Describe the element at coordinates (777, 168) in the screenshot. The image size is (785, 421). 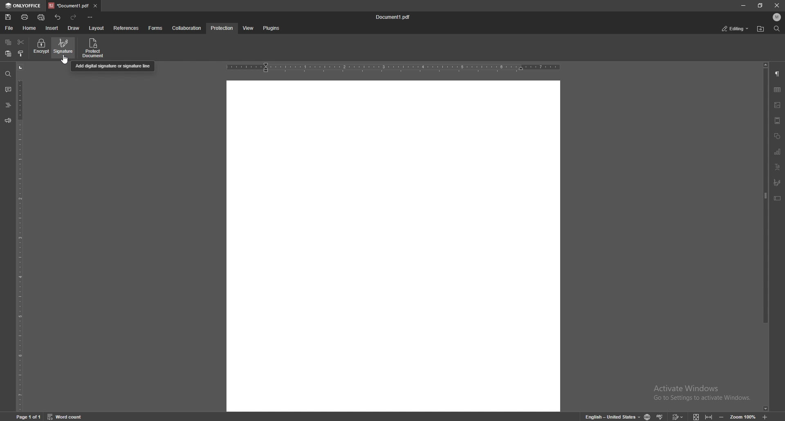
I see `text art` at that location.